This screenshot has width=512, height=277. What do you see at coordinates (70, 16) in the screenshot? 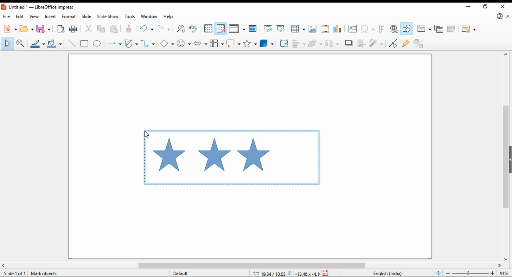
I see `format` at bounding box center [70, 16].